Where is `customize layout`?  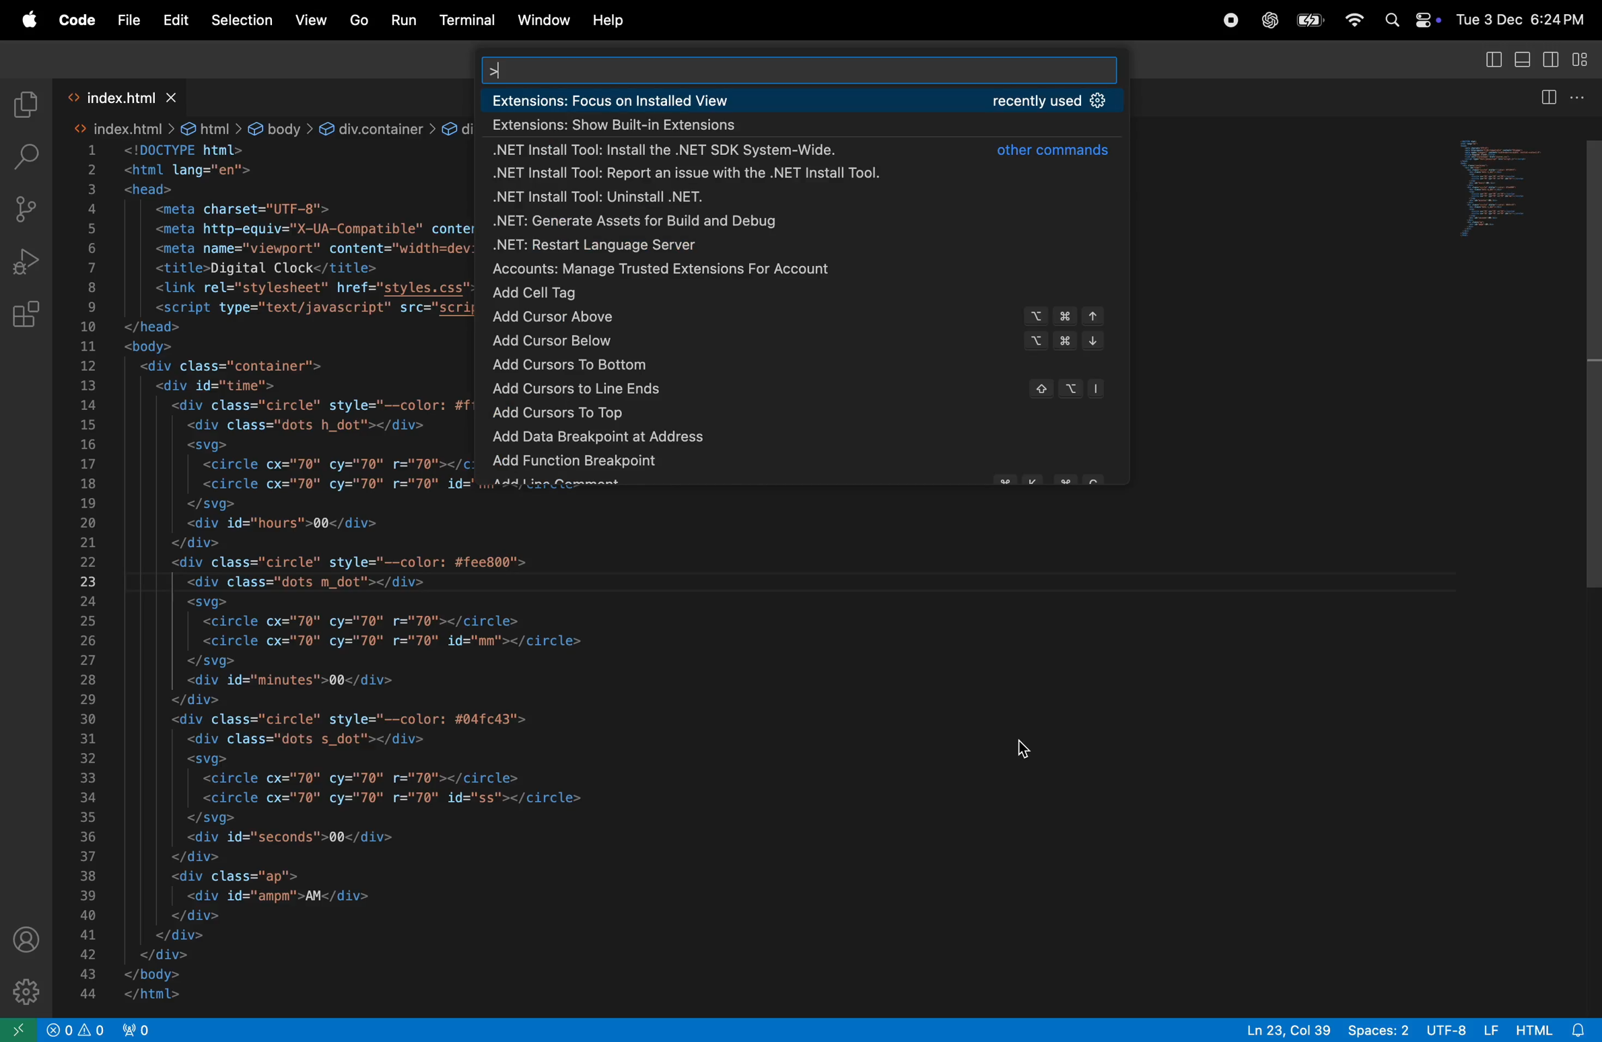
customize layout is located at coordinates (1584, 59).